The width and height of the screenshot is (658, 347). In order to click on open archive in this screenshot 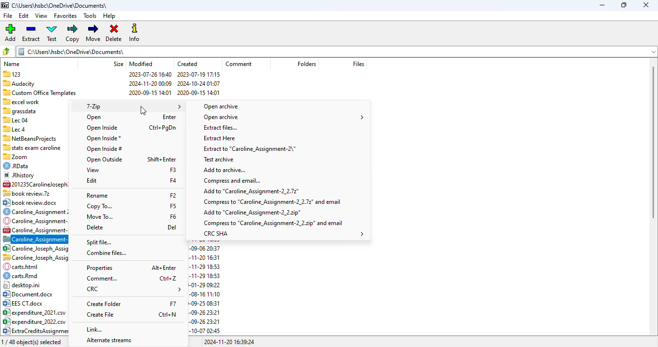, I will do `click(221, 107)`.